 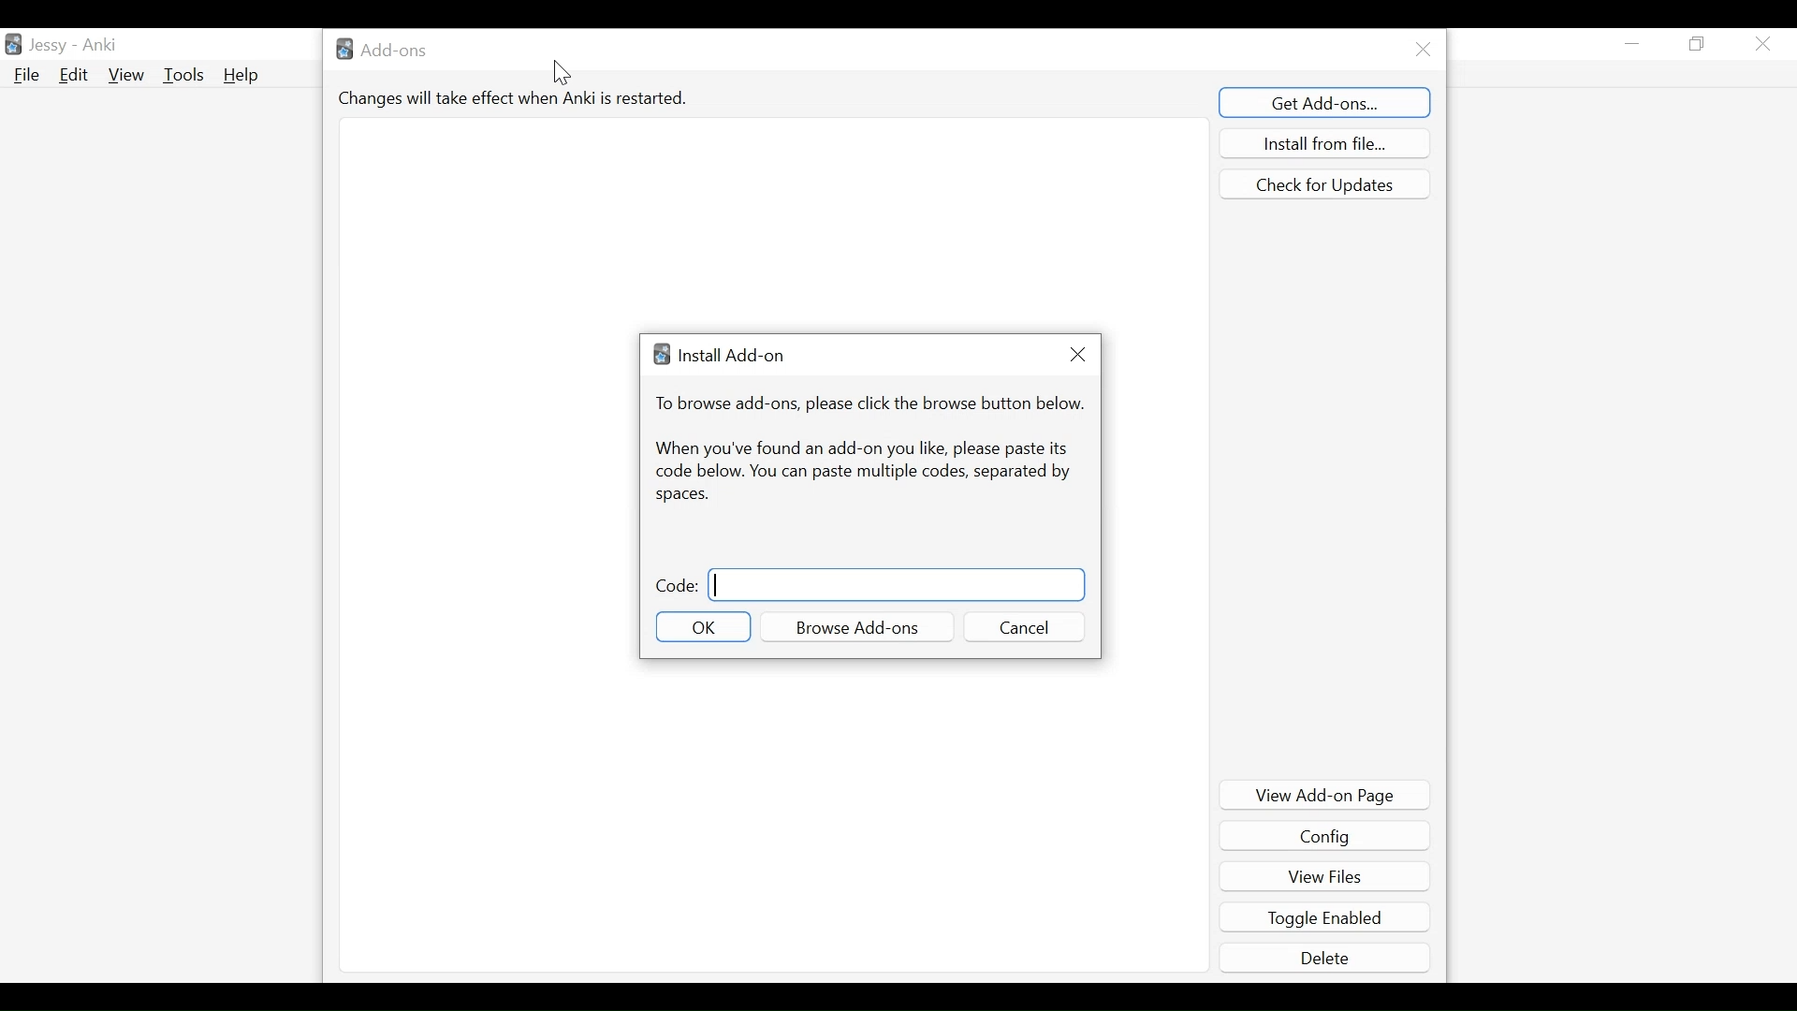 What do you see at coordinates (1697, 45) in the screenshot?
I see `Restore` at bounding box center [1697, 45].